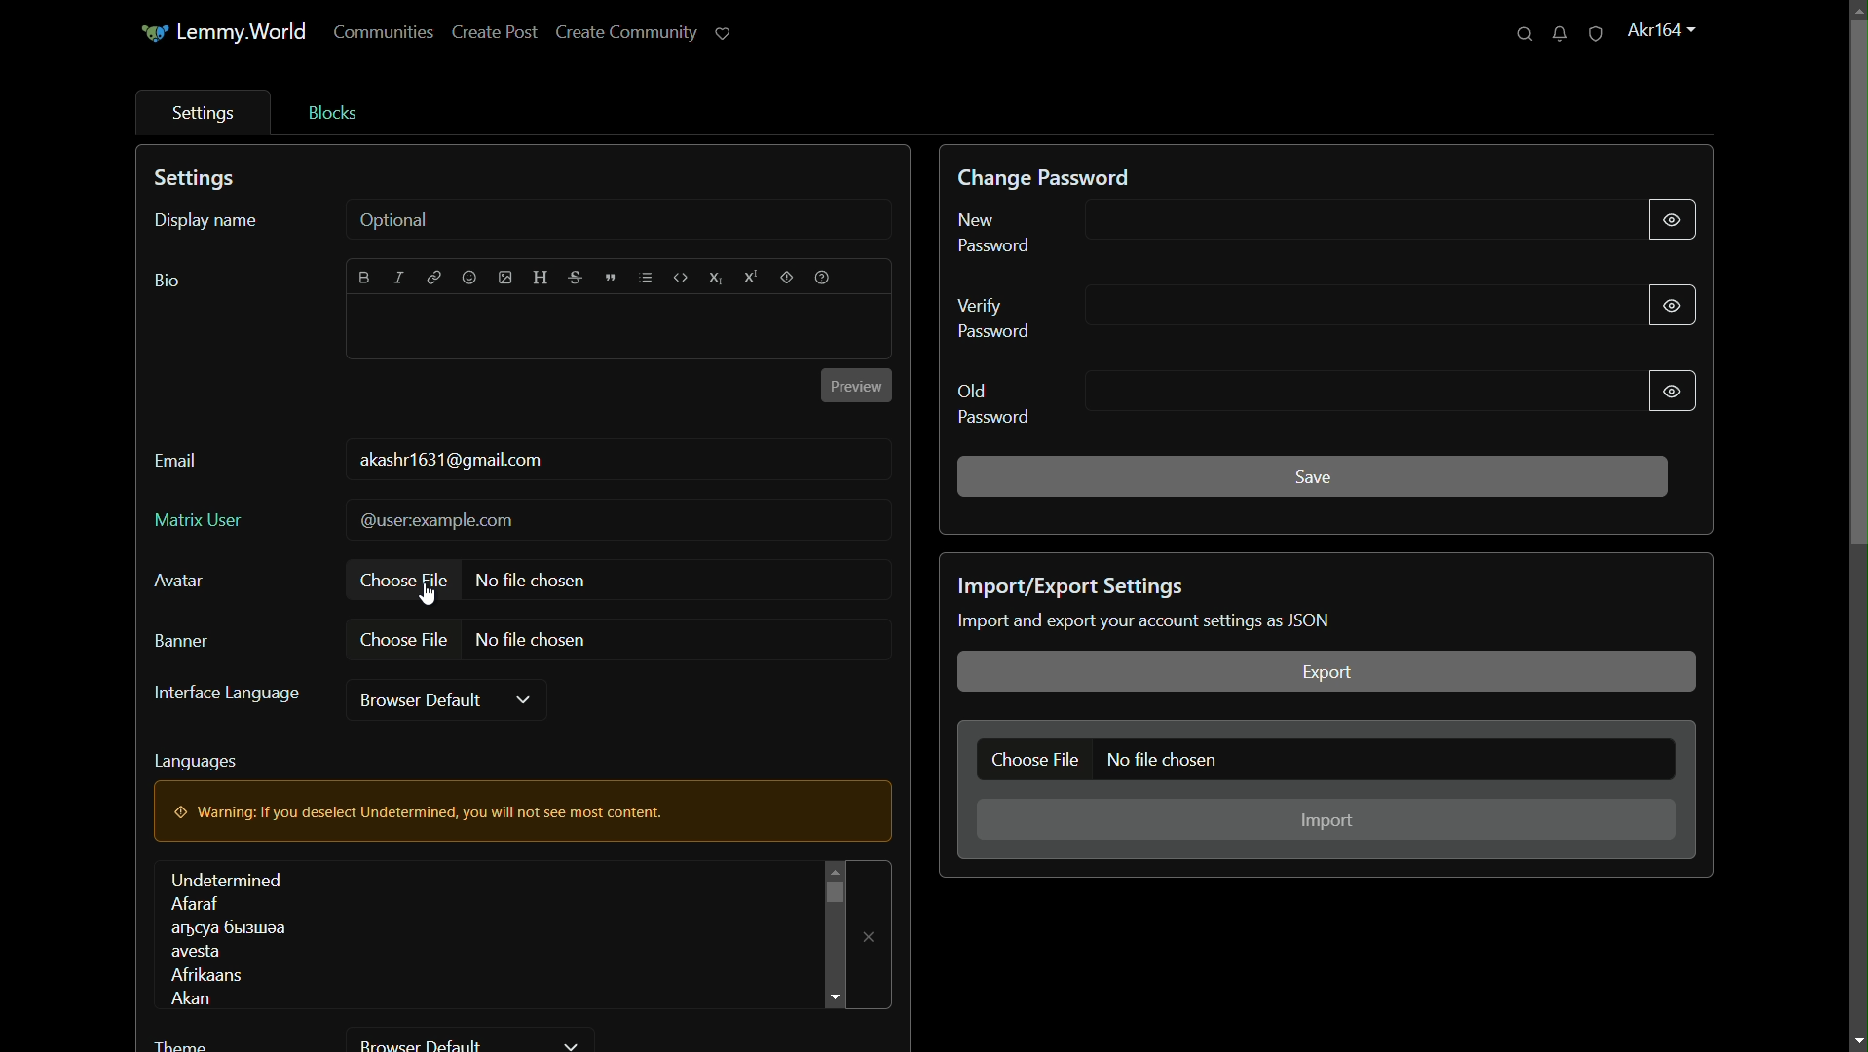 The width and height of the screenshot is (1868, 1052). What do you see at coordinates (624, 34) in the screenshot?
I see `create community` at bounding box center [624, 34].